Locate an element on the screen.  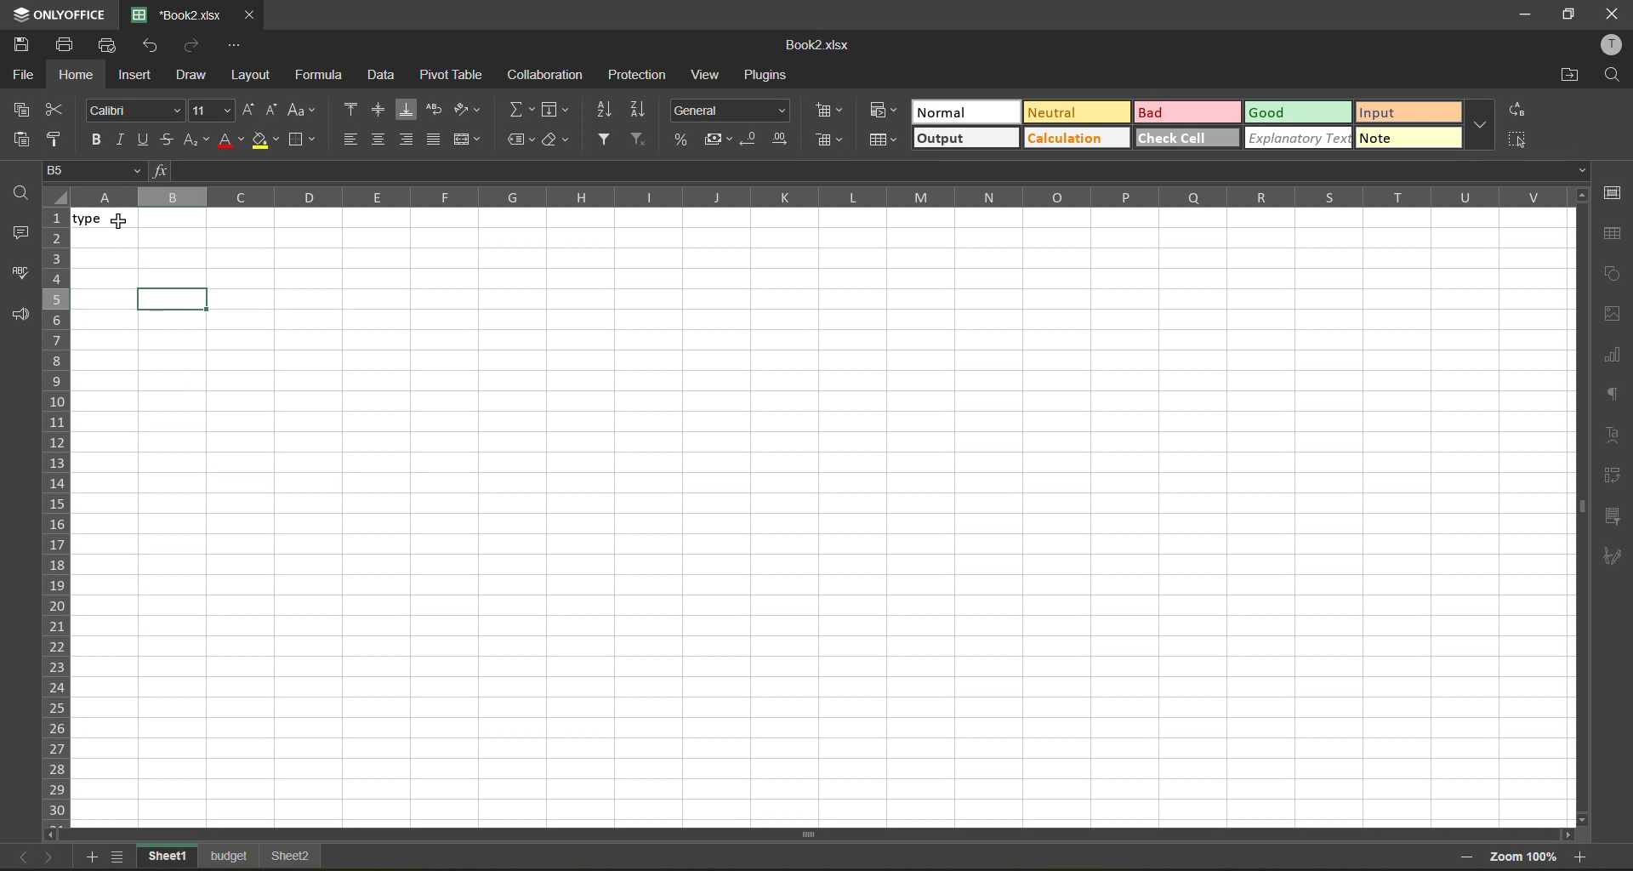
select all is located at coordinates (1520, 137).